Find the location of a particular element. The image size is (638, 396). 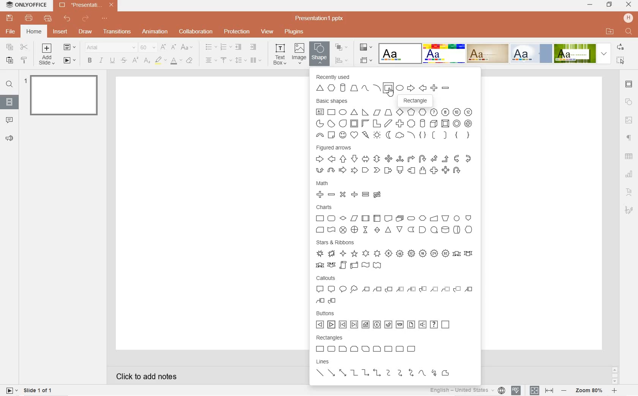

start slide show is located at coordinates (70, 61).